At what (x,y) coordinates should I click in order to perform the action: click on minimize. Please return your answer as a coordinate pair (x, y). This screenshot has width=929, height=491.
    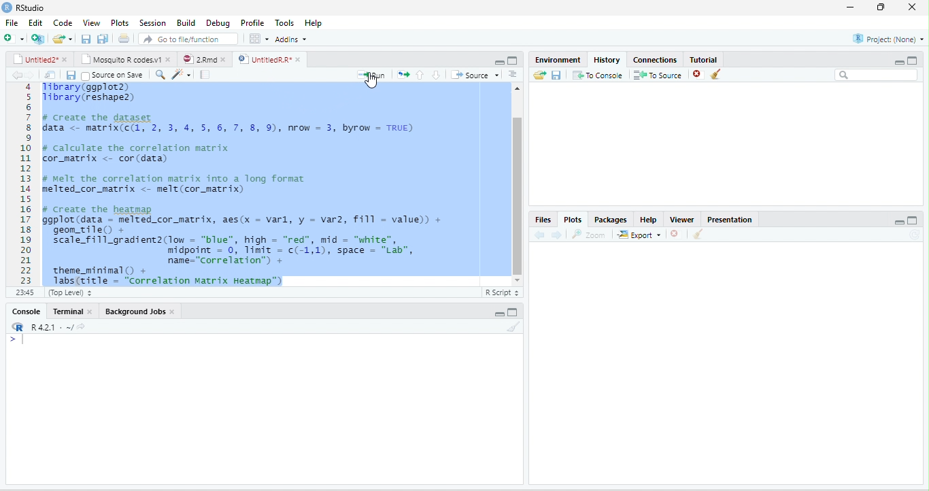
    Looking at the image, I should click on (849, 7).